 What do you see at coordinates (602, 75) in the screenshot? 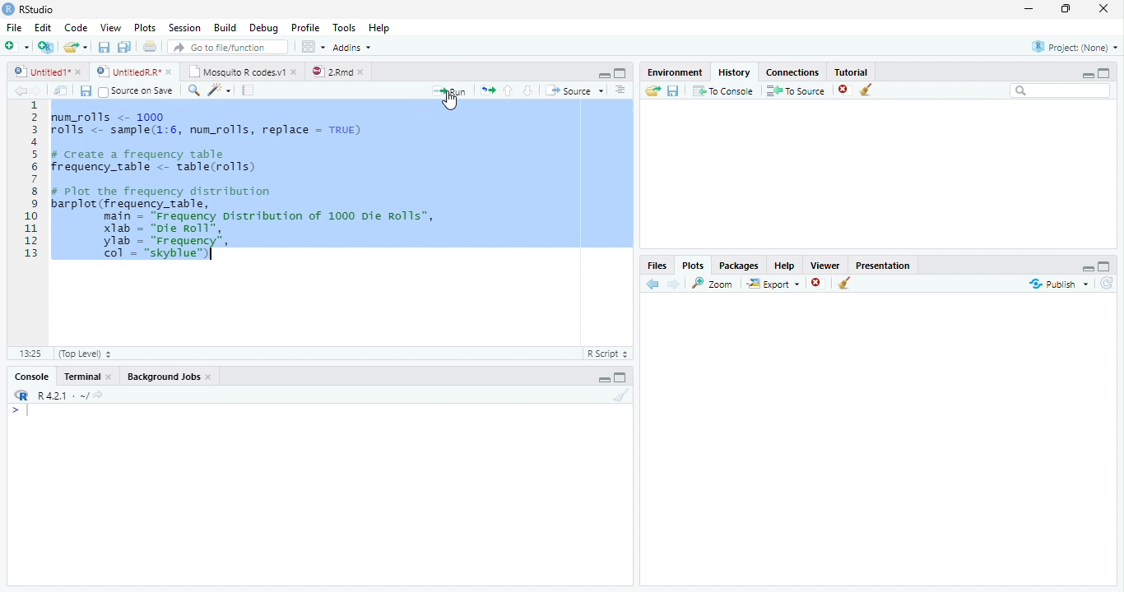
I see `Hide` at bounding box center [602, 75].